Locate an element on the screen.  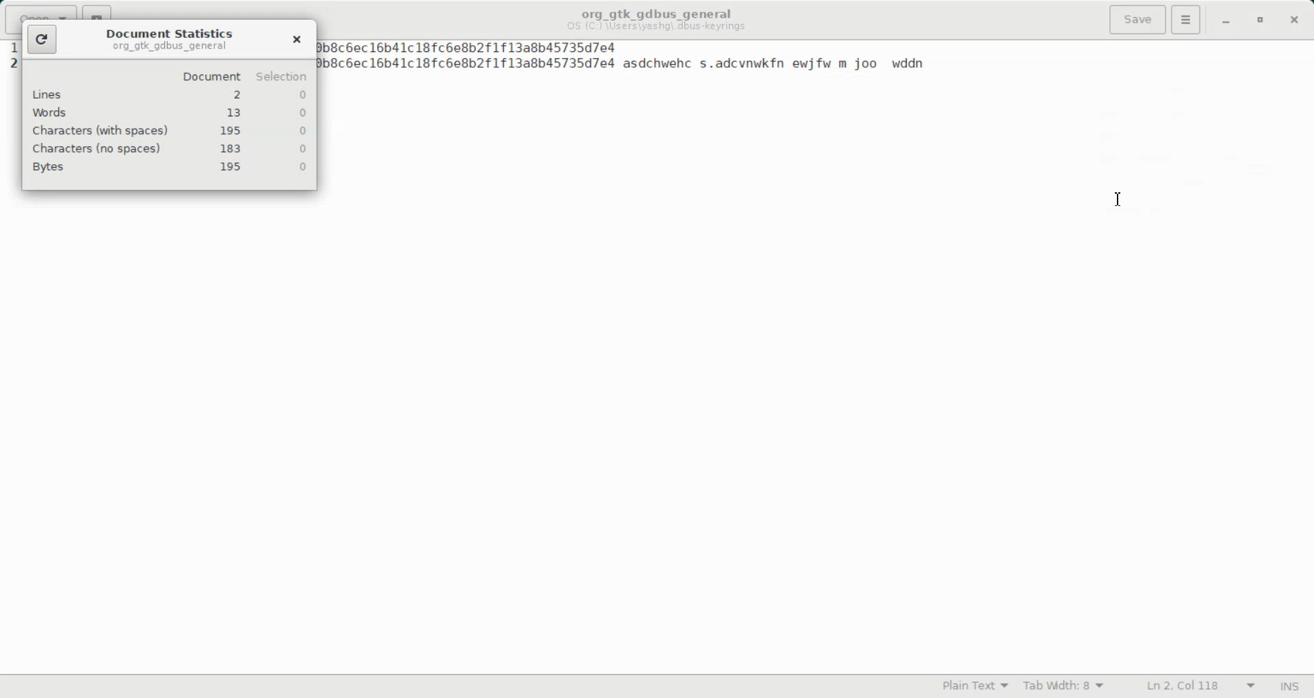
Refresh is located at coordinates (42, 40).